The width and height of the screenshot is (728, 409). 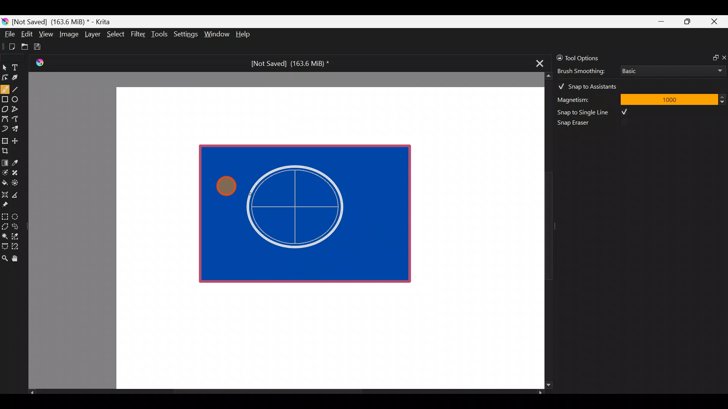 What do you see at coordinates (5, 234) in the screenshot?
I see `Contiguous selection tool` at bounding box center [5, 234].